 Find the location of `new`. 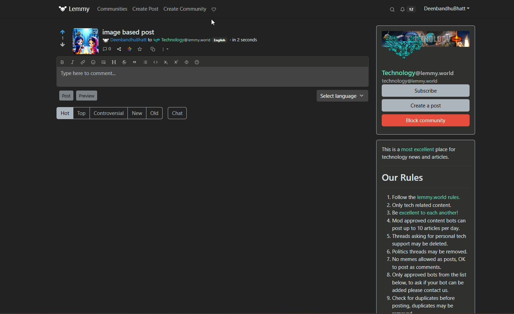

new is located at coordinates (138, 113).